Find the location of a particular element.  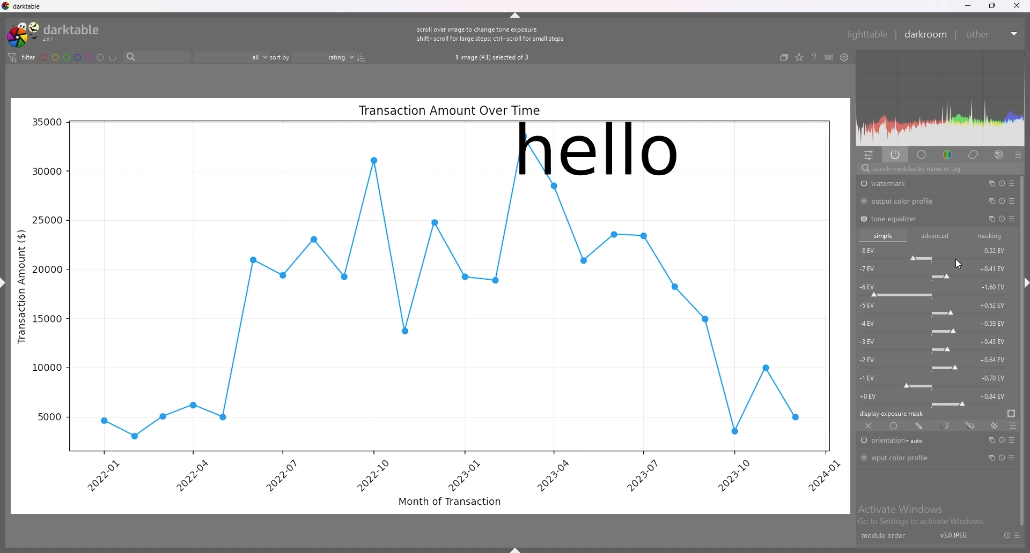

uniformly is located at coordinates (895, 425).